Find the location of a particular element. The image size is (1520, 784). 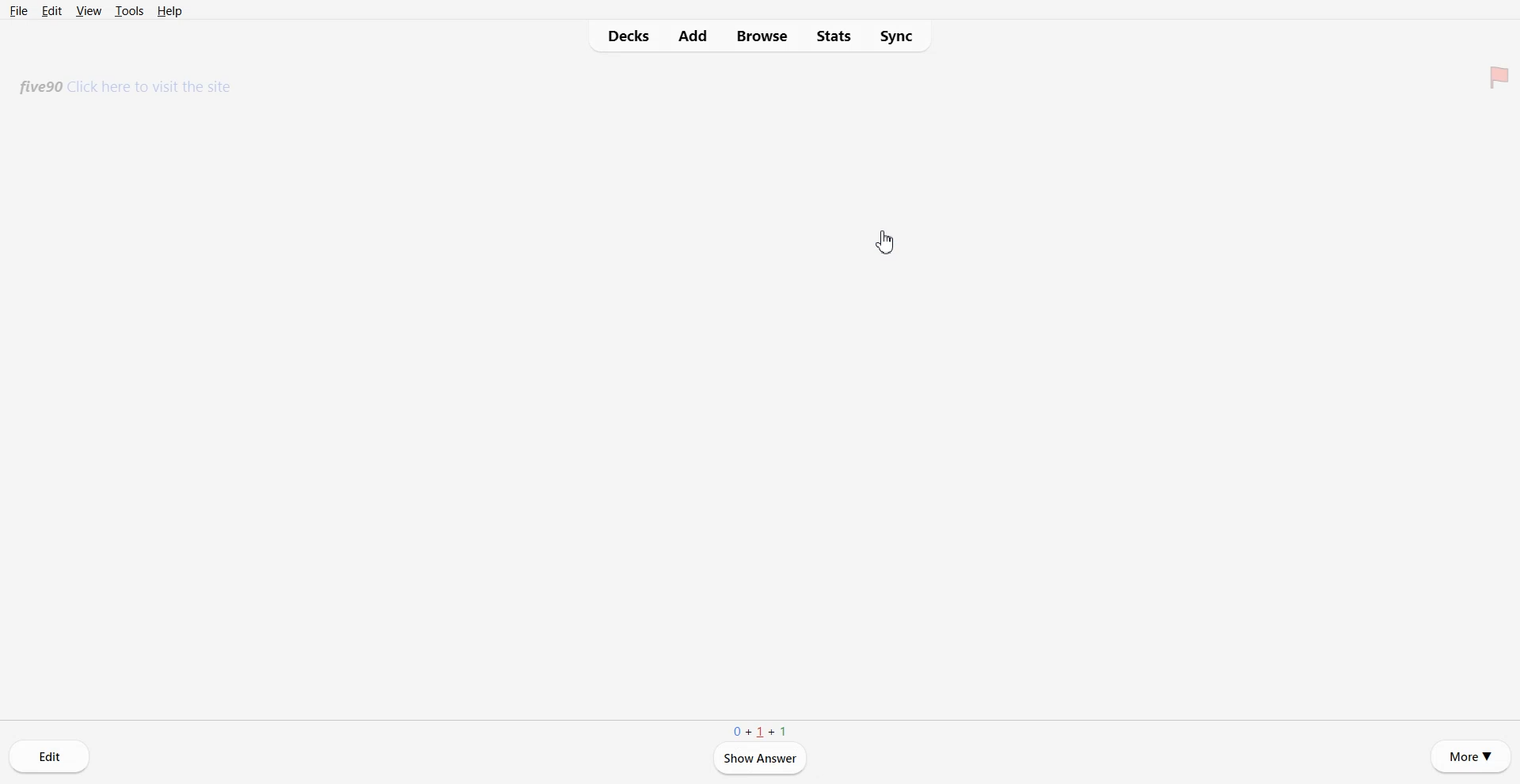

Text Animation is located at coordinates (129, 89).